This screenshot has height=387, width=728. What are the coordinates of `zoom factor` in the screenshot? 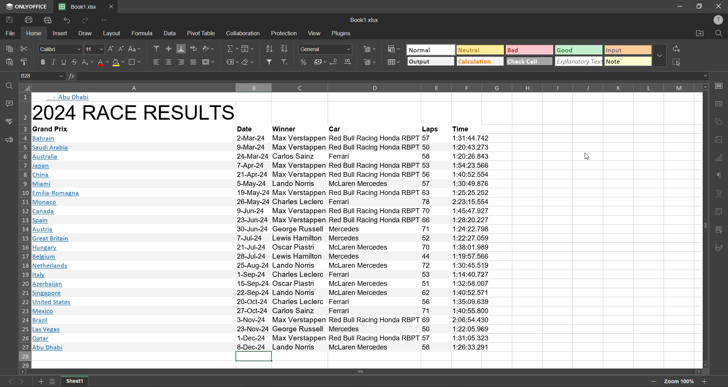 It's located at (679, 382).